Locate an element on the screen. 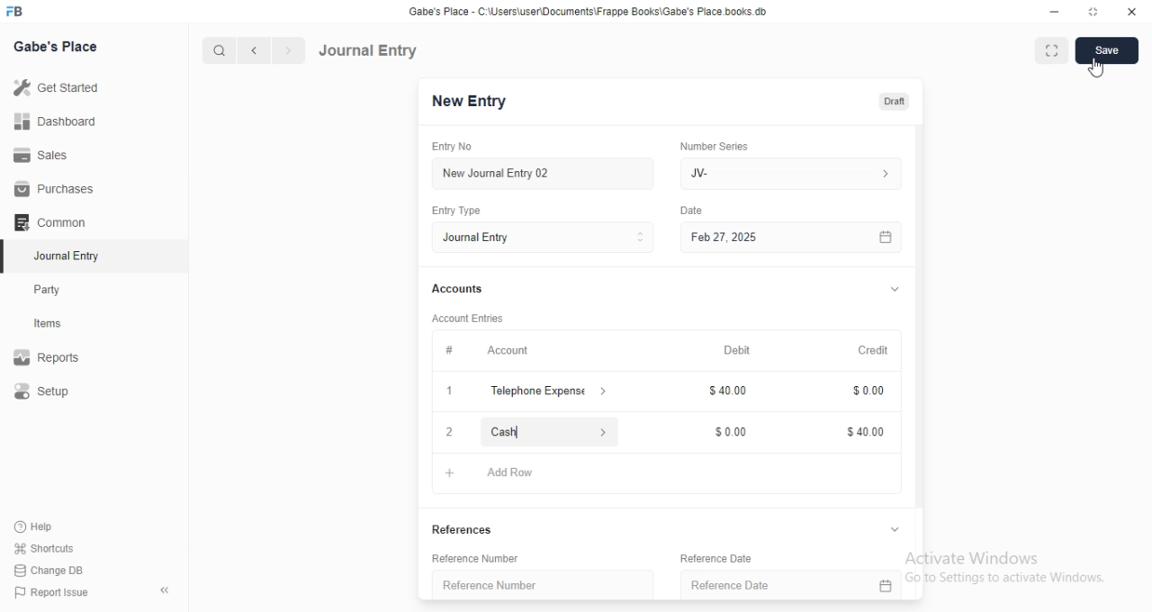 The image size is (1152, 612). 0.00 is located at coordinates (726, 432).